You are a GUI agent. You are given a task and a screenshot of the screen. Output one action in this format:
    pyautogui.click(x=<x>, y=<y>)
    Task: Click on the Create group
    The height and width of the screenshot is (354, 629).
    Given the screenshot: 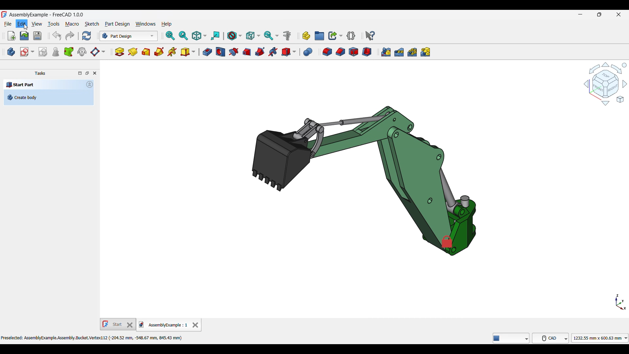 What is the action you would take?
    pyautogui.click(x=319, y=36)
    